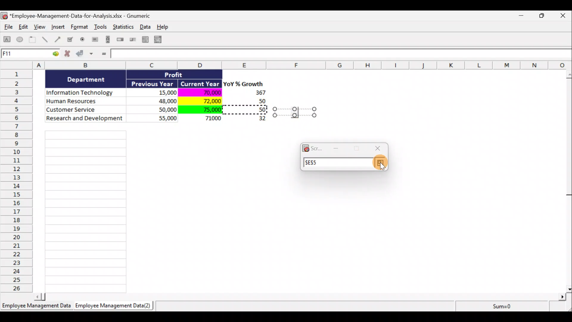 This screenshot has width=572, height=322. I want to click on Cell allocation, so click(30, 55).